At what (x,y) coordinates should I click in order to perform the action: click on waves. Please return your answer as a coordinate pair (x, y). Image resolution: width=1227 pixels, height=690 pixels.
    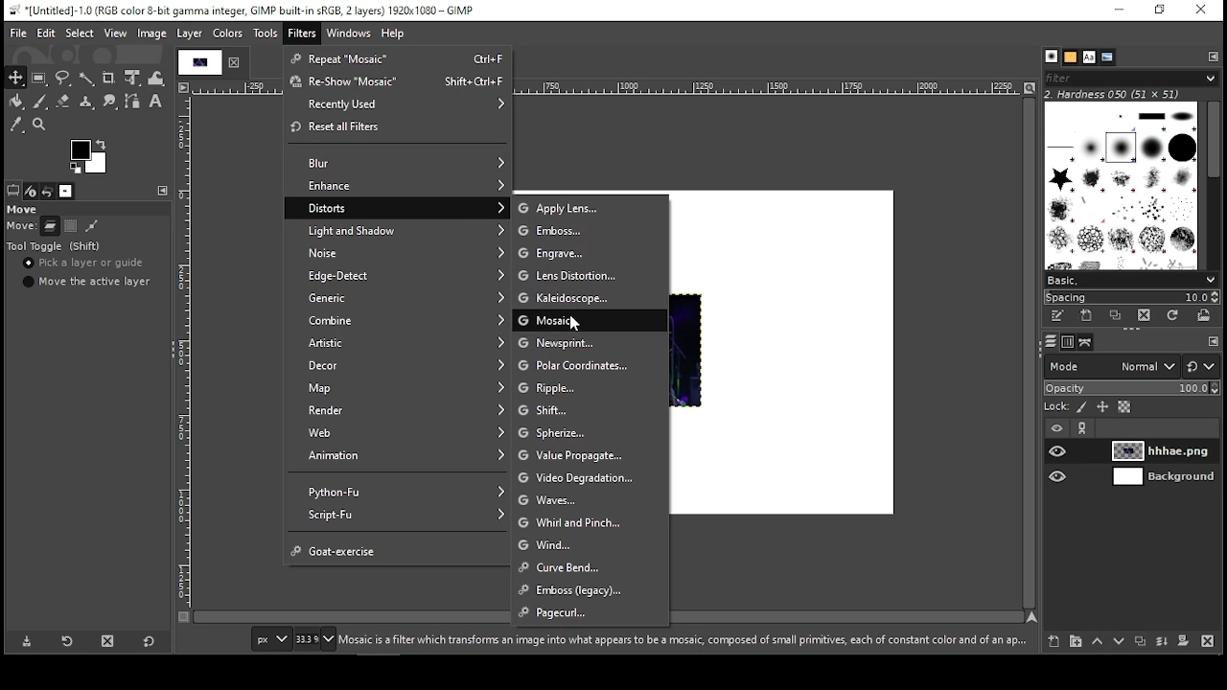
    Looking at the image, I should click on (590, 503).